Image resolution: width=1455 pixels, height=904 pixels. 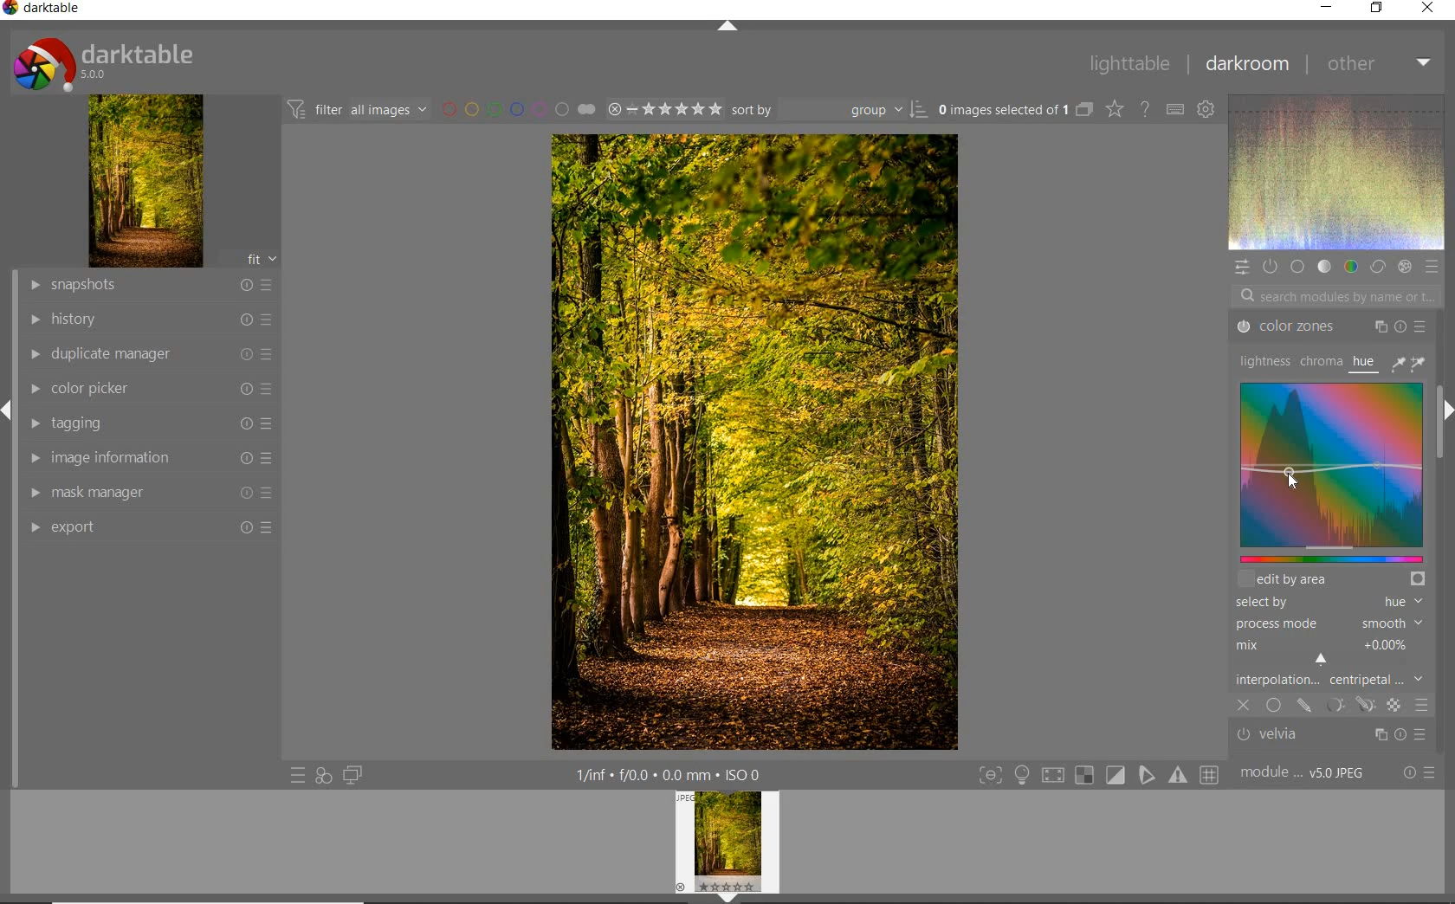 I want to click on ENABLE FOR ONLINE HELP, so click(x=1144, y=109).